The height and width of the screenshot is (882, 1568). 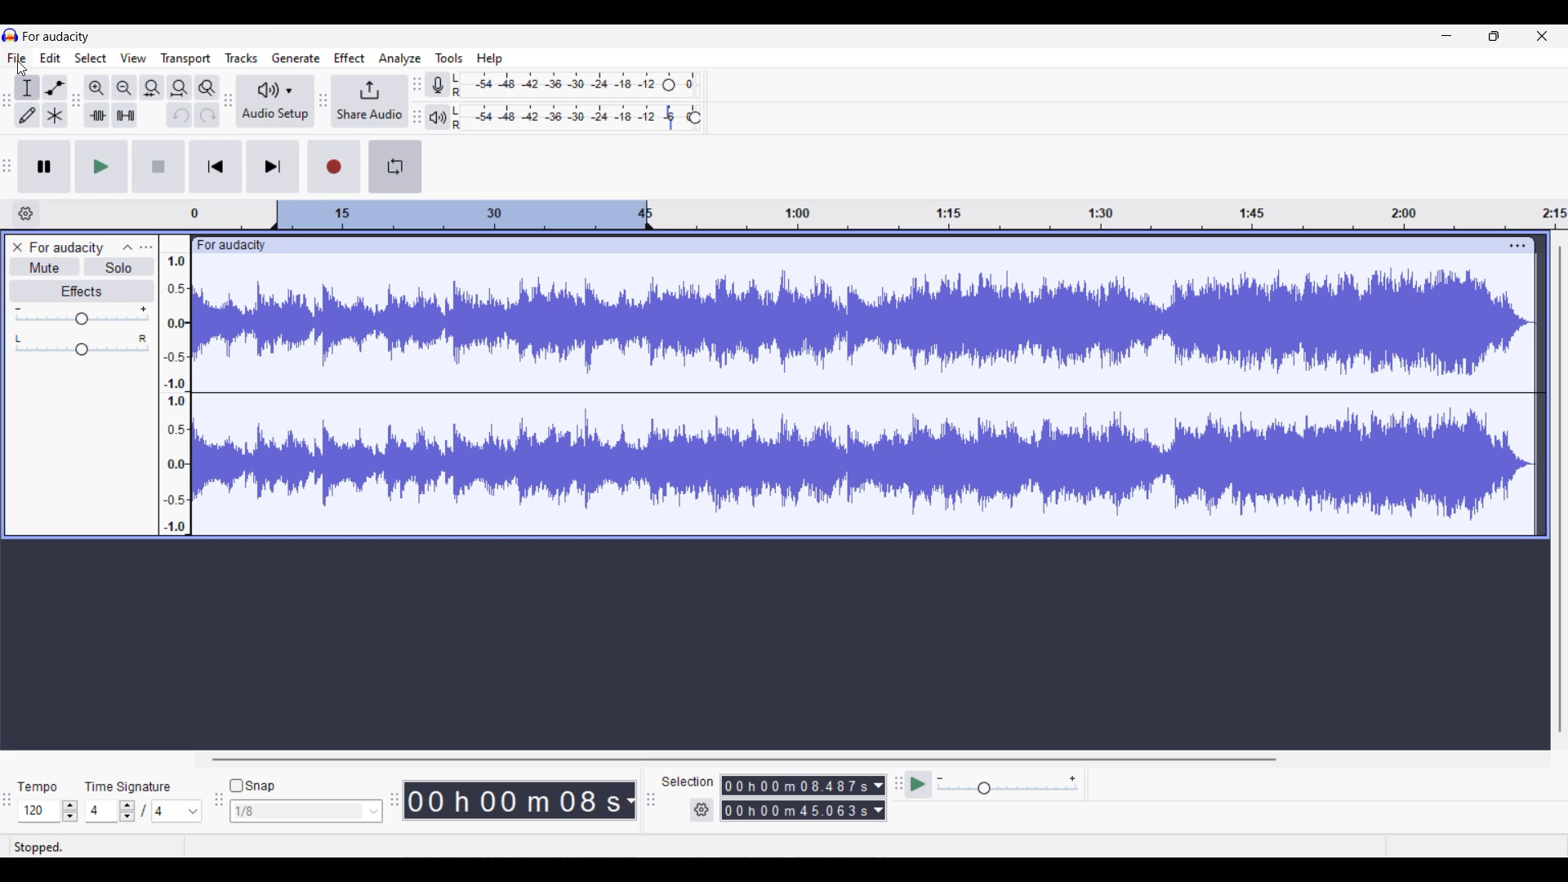 I want to click on Input time signature, so click(x=100, y=811).